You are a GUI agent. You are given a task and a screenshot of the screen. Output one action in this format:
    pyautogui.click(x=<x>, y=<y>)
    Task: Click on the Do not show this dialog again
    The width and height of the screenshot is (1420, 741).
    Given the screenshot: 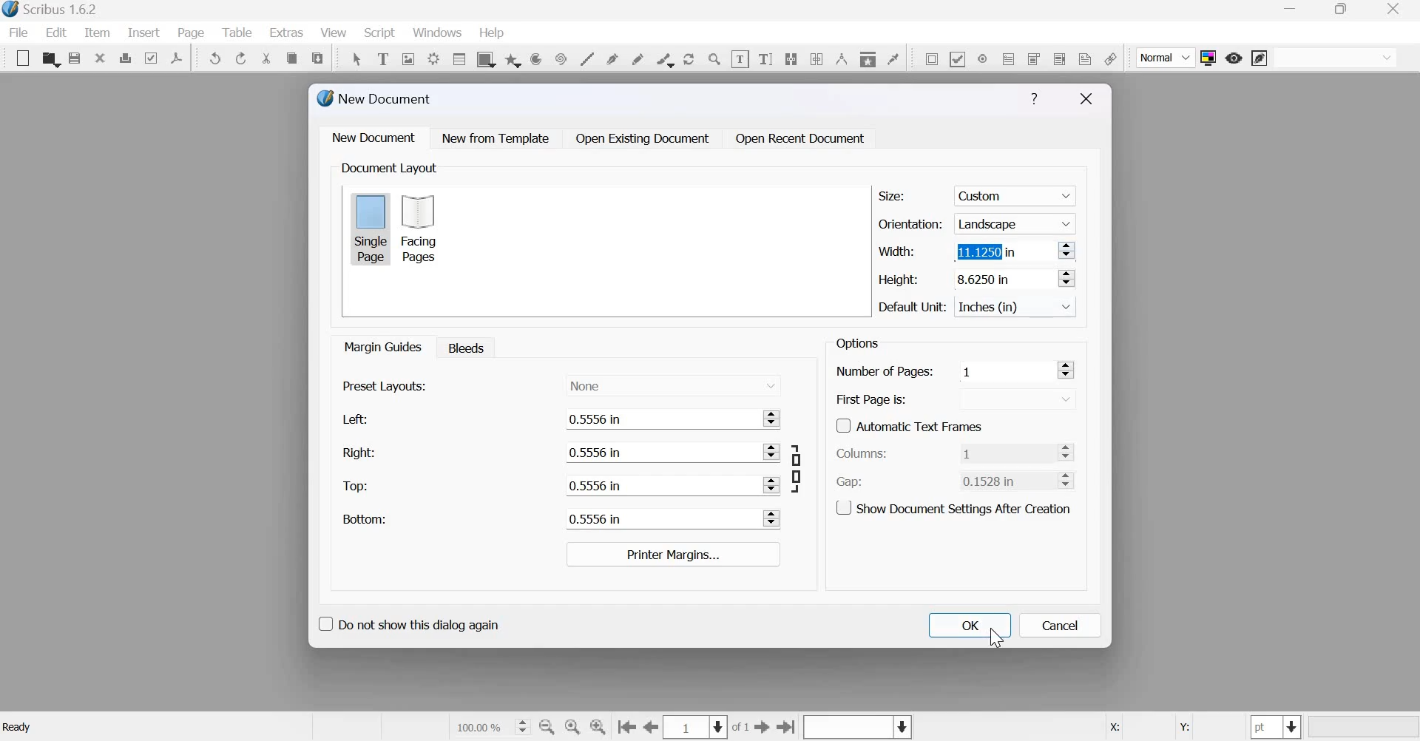 What is the action you would take?
    pyautogui.click(x=408, y=622)
    